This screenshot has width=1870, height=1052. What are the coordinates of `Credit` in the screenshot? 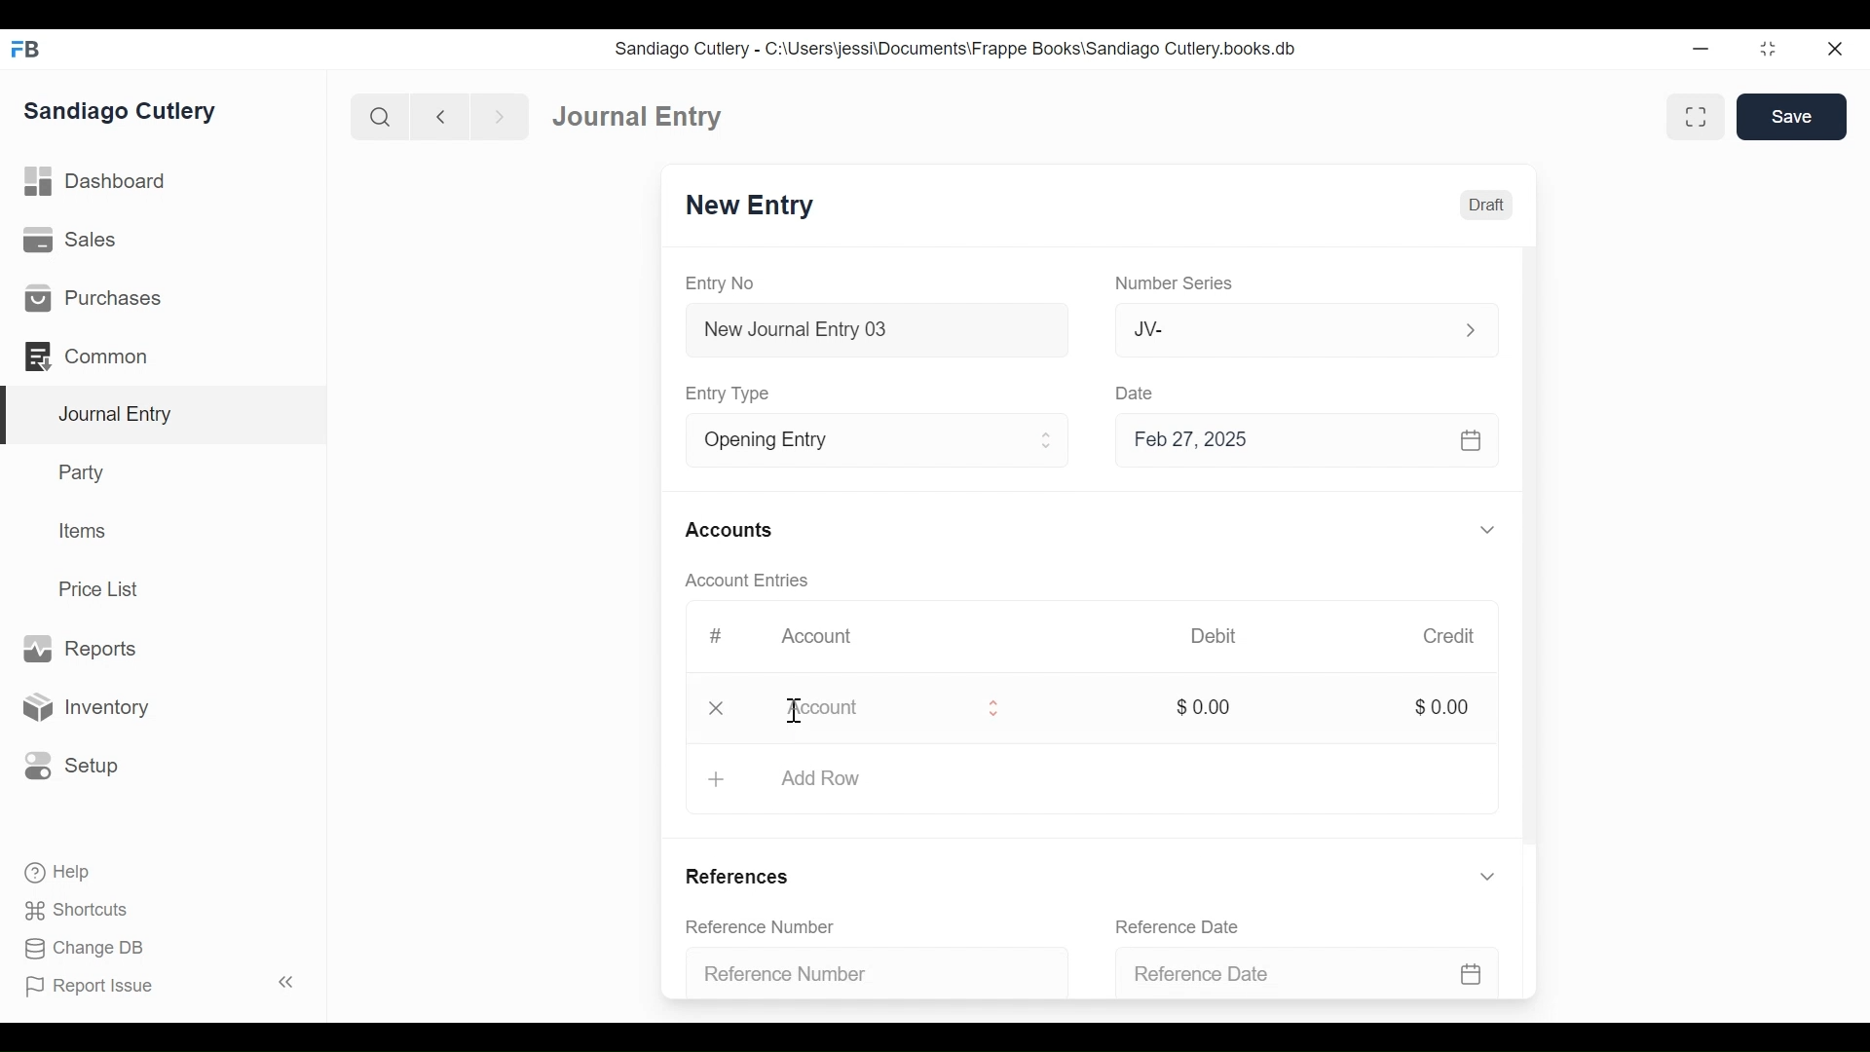 It's located at (1451, 636).